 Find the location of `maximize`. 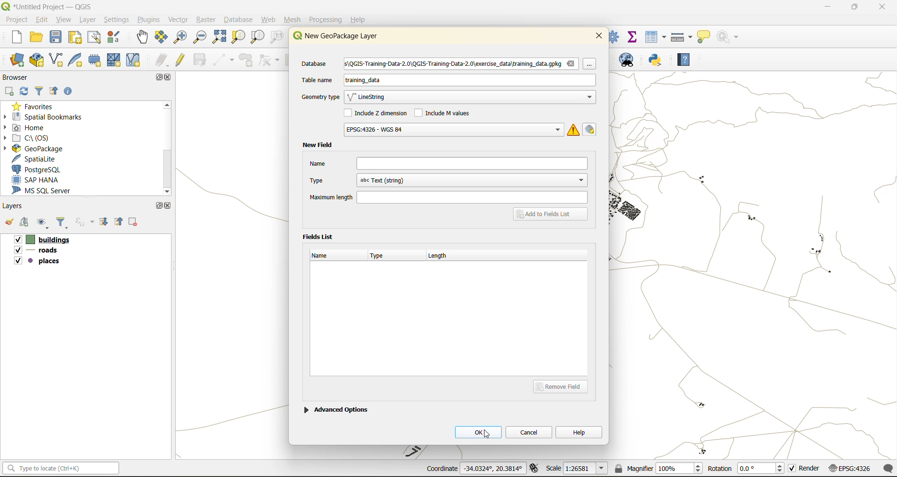

maximize is located at coordinates (158, 205).